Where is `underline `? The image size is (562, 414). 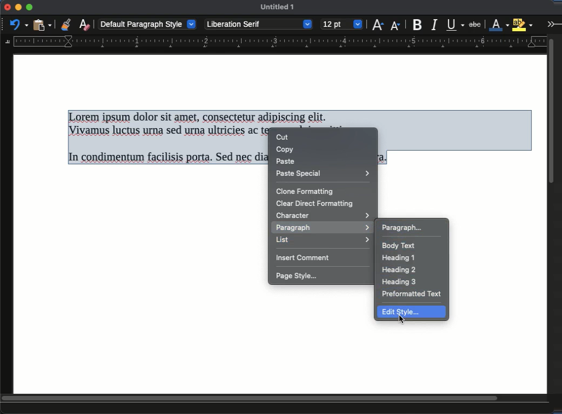
underline  is located at coordinates (456, 25).